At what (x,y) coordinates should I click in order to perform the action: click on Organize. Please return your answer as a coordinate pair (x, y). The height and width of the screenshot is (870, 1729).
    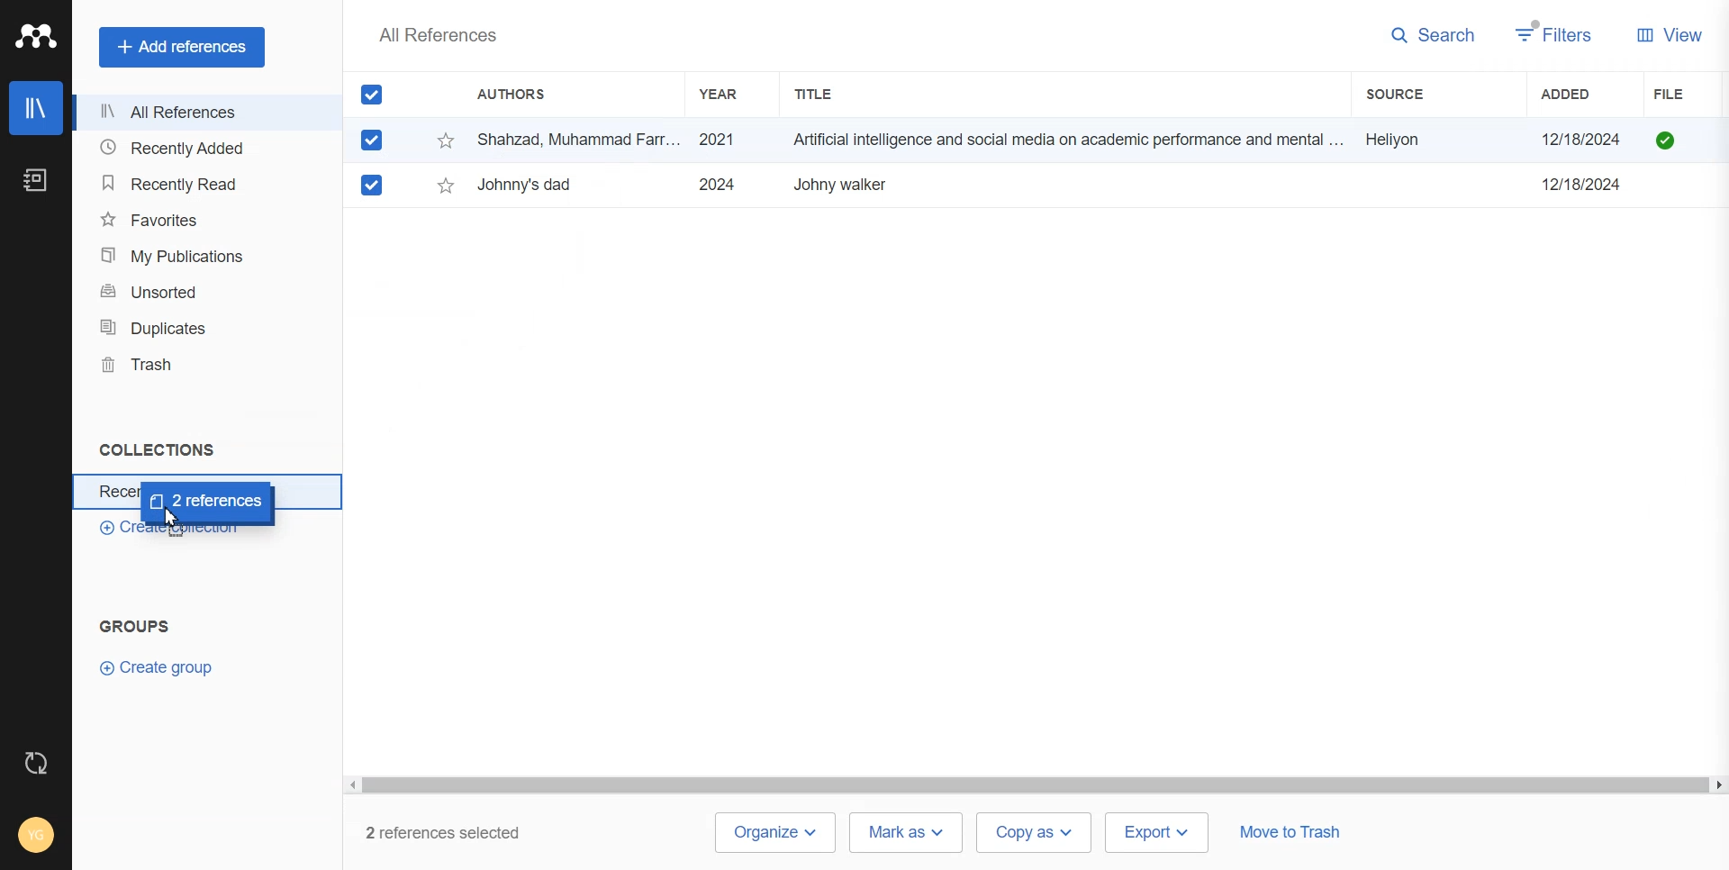
    Looking at the image, I should click on (774, 833).